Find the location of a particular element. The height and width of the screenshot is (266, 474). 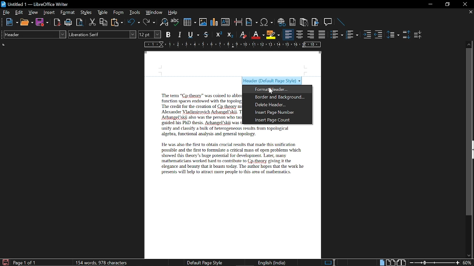

Header style is located at coordinates (272, 81).